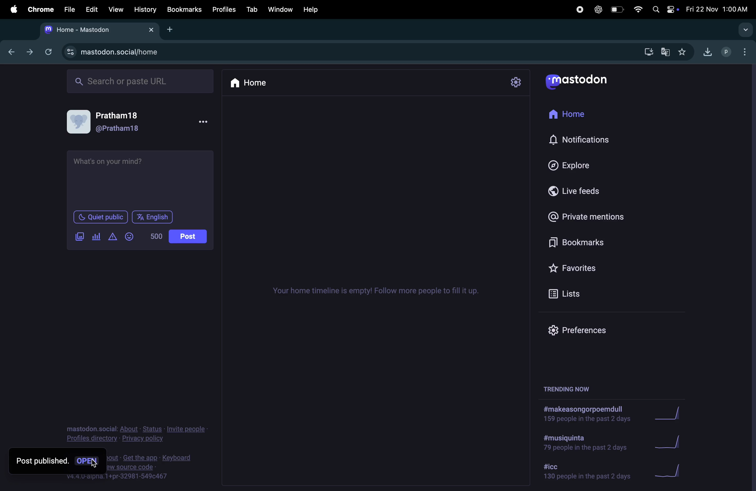 This screenshot has height=491, width=756. I want to click on favourite, so click(684, 52).